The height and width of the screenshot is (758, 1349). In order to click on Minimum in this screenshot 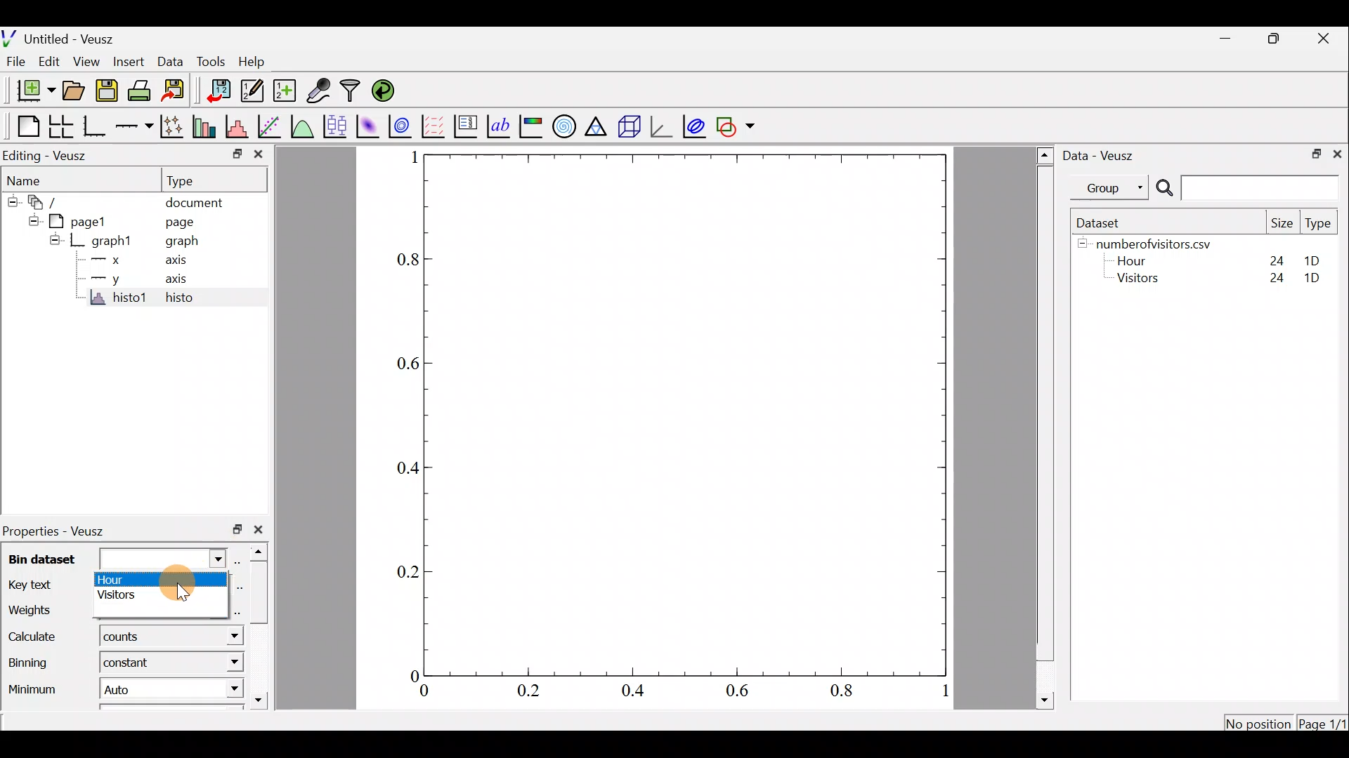, I will do `click(30, 693)`.